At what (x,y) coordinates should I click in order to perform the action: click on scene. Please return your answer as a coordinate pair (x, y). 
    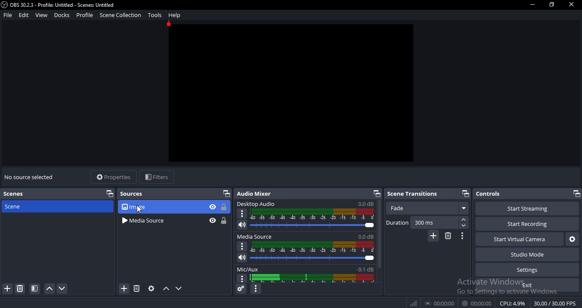
    Looking at the image, I should click on (14, 194).